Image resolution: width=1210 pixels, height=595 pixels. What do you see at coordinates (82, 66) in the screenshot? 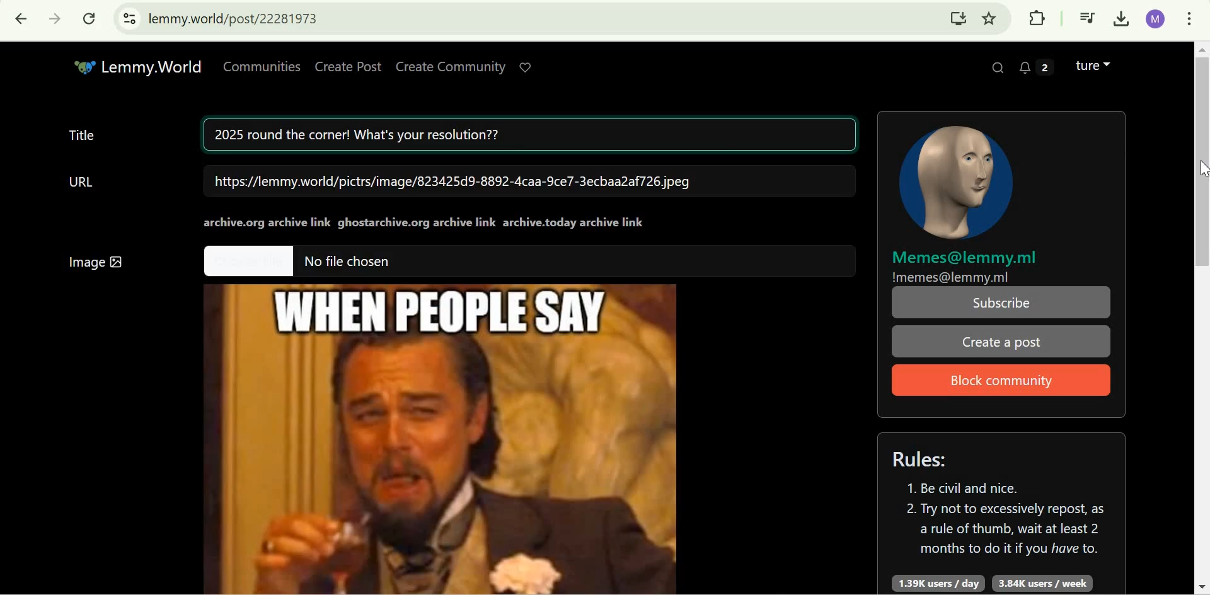
I see `` at bounding box center [82, 66].